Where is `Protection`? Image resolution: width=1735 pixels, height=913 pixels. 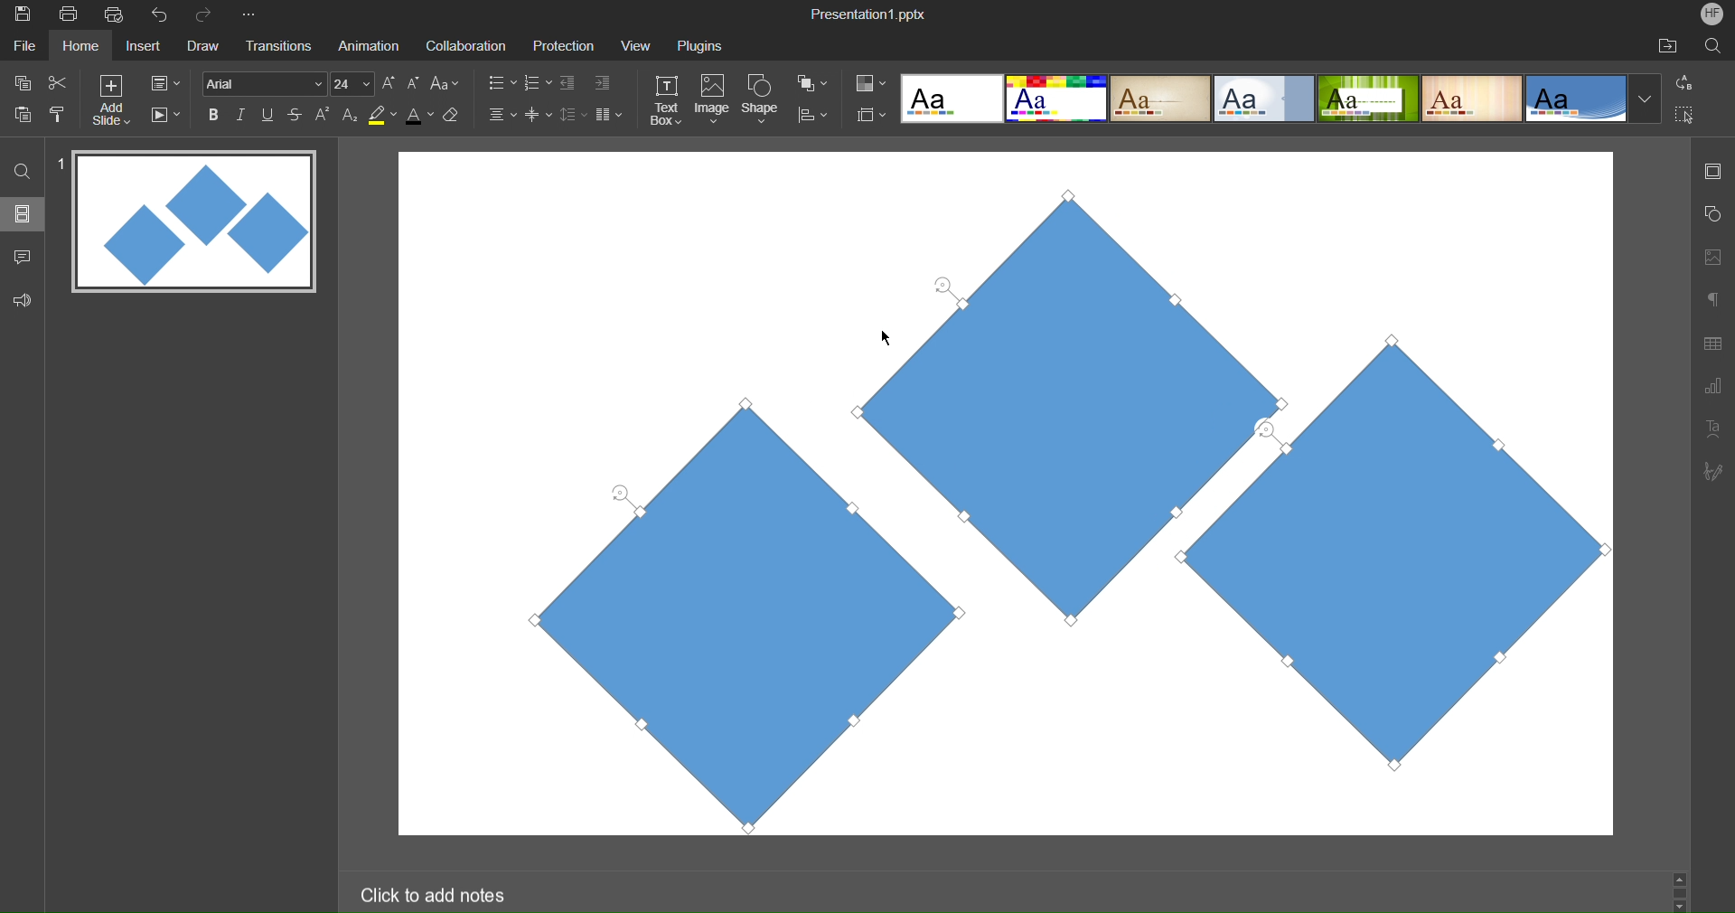
Protection is located at coordinates (556, 45).